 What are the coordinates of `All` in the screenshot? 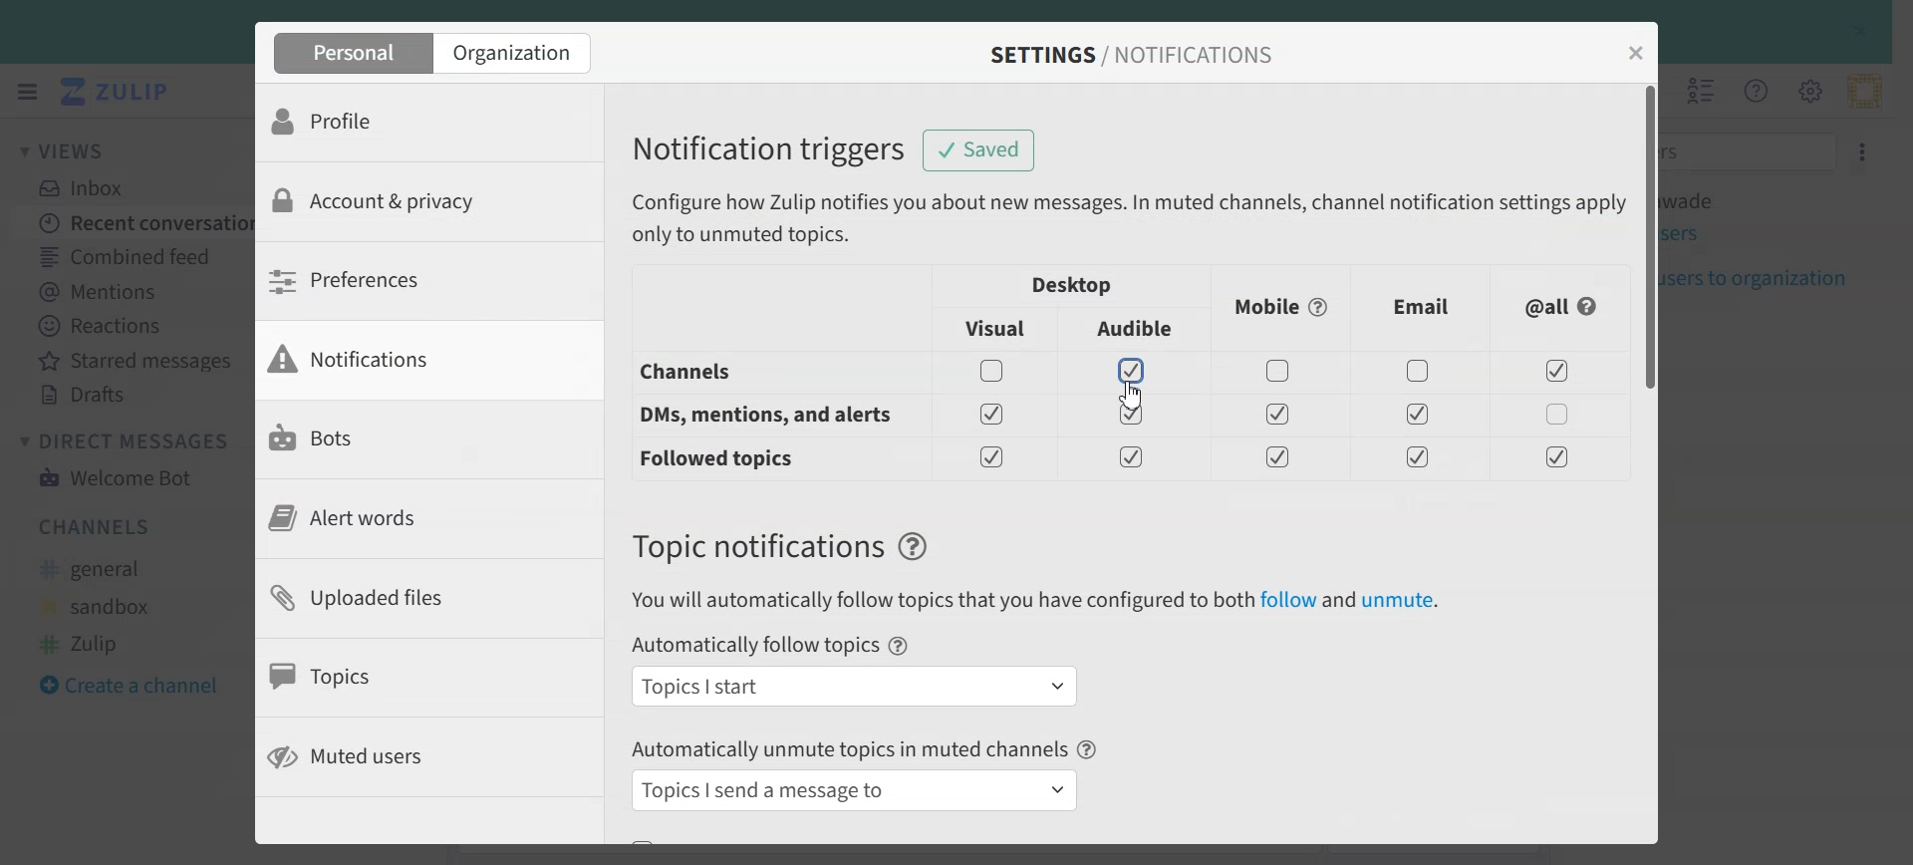 It's located at (1563, 307).